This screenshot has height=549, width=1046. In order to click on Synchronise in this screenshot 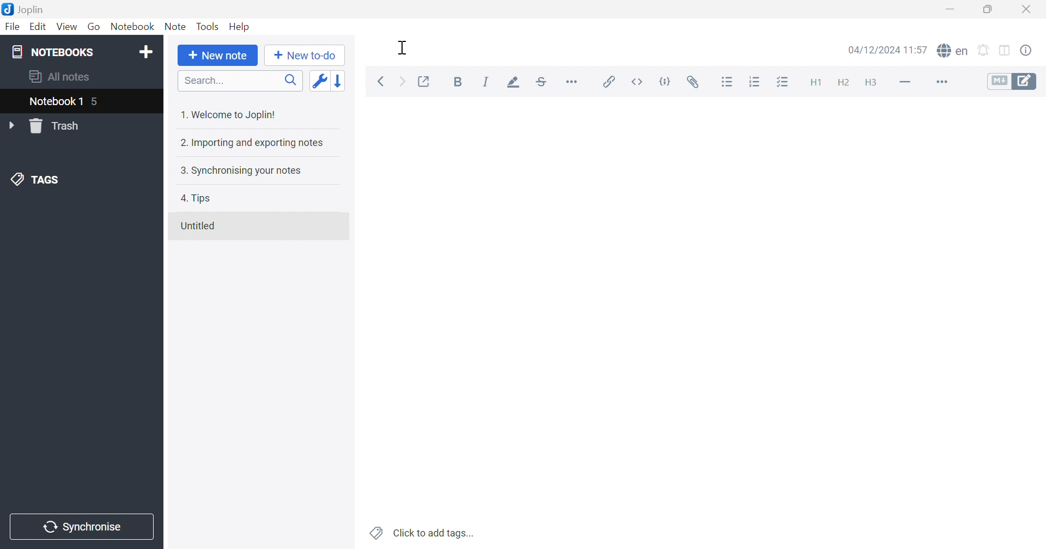, I will do `click(81, 527)`.